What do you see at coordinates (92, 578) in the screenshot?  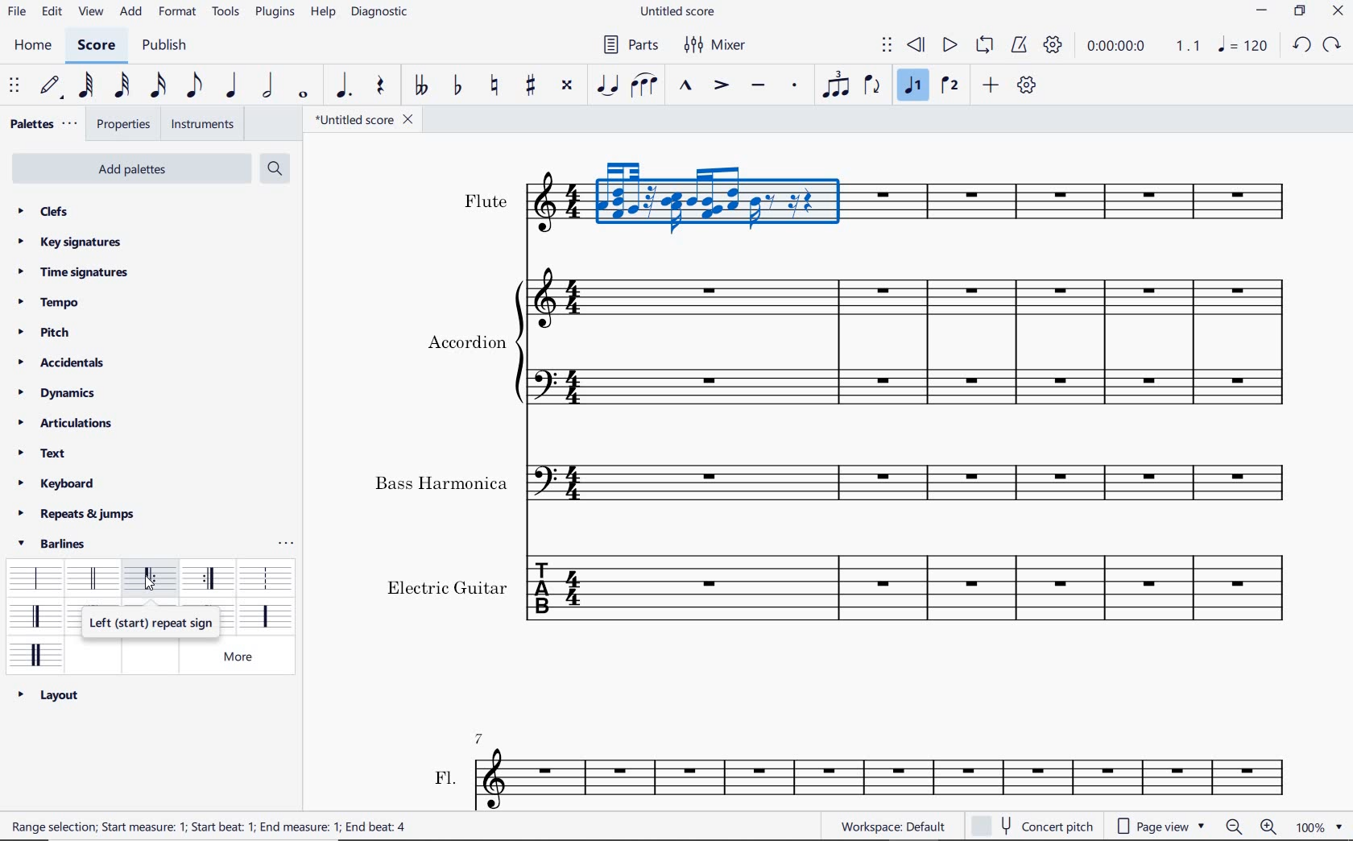 I see `double bar line` at bounding box center [92, 578].